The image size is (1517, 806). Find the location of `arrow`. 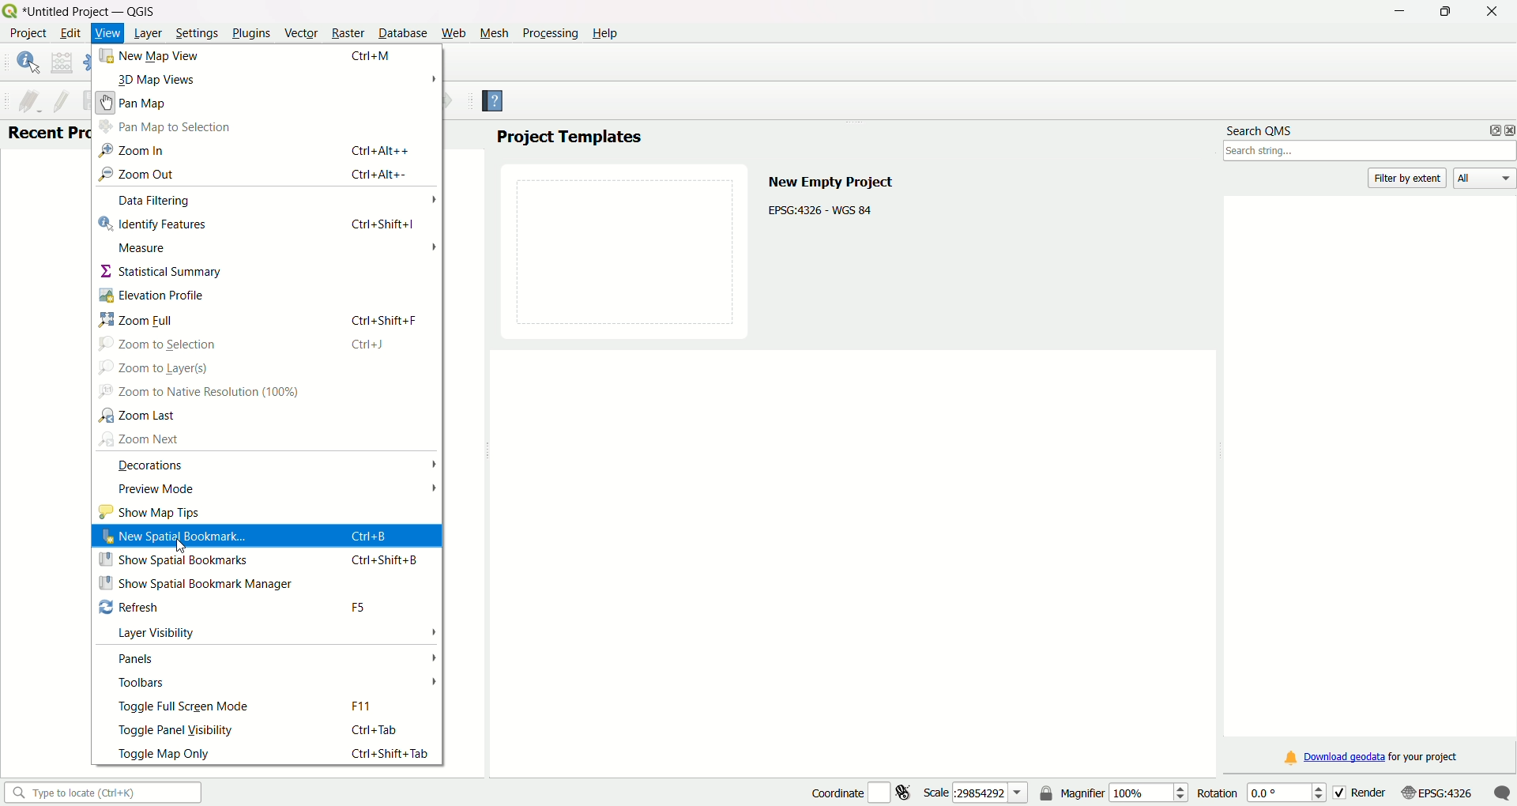

arrow is located at coordinates (431, 77).